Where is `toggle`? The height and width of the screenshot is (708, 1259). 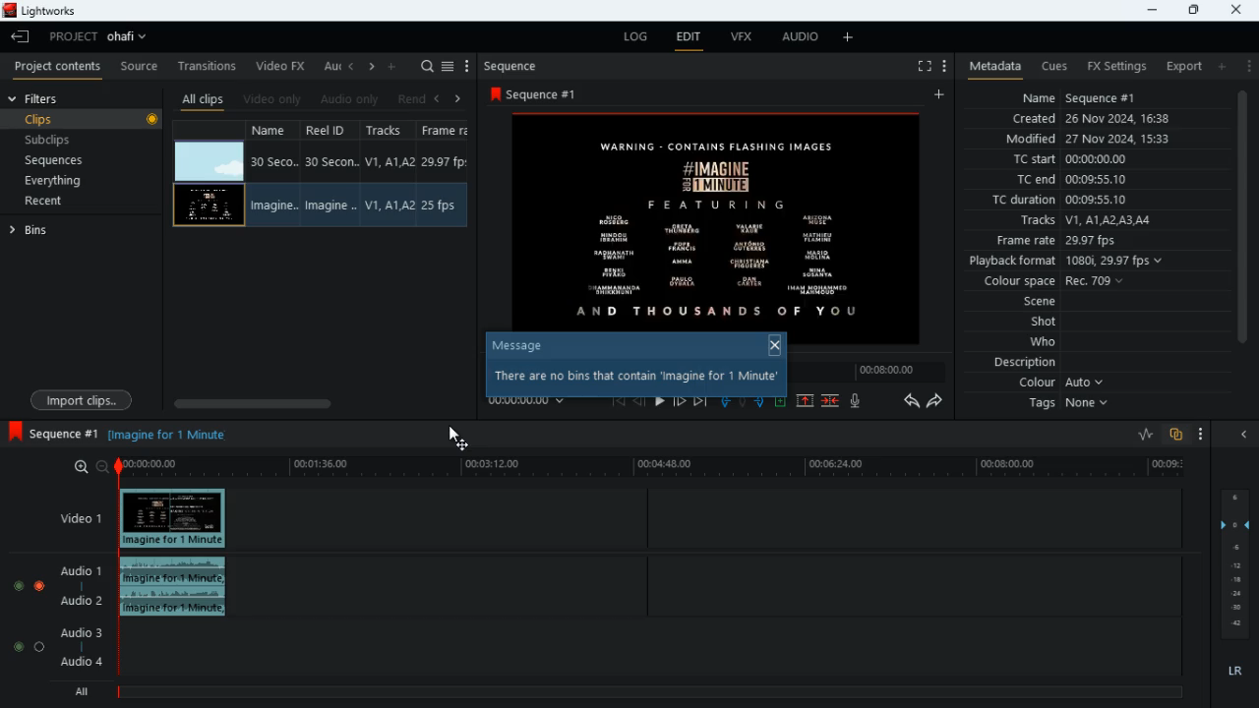 toggle is located at coordinates (18, 646).